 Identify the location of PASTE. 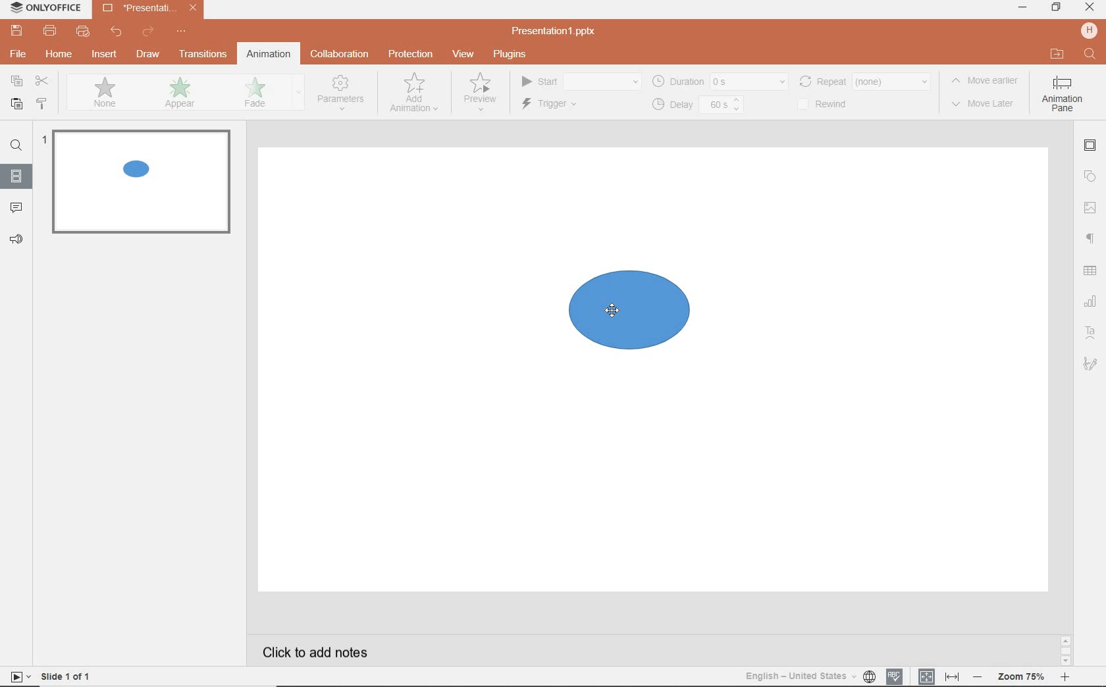
(16, 105).